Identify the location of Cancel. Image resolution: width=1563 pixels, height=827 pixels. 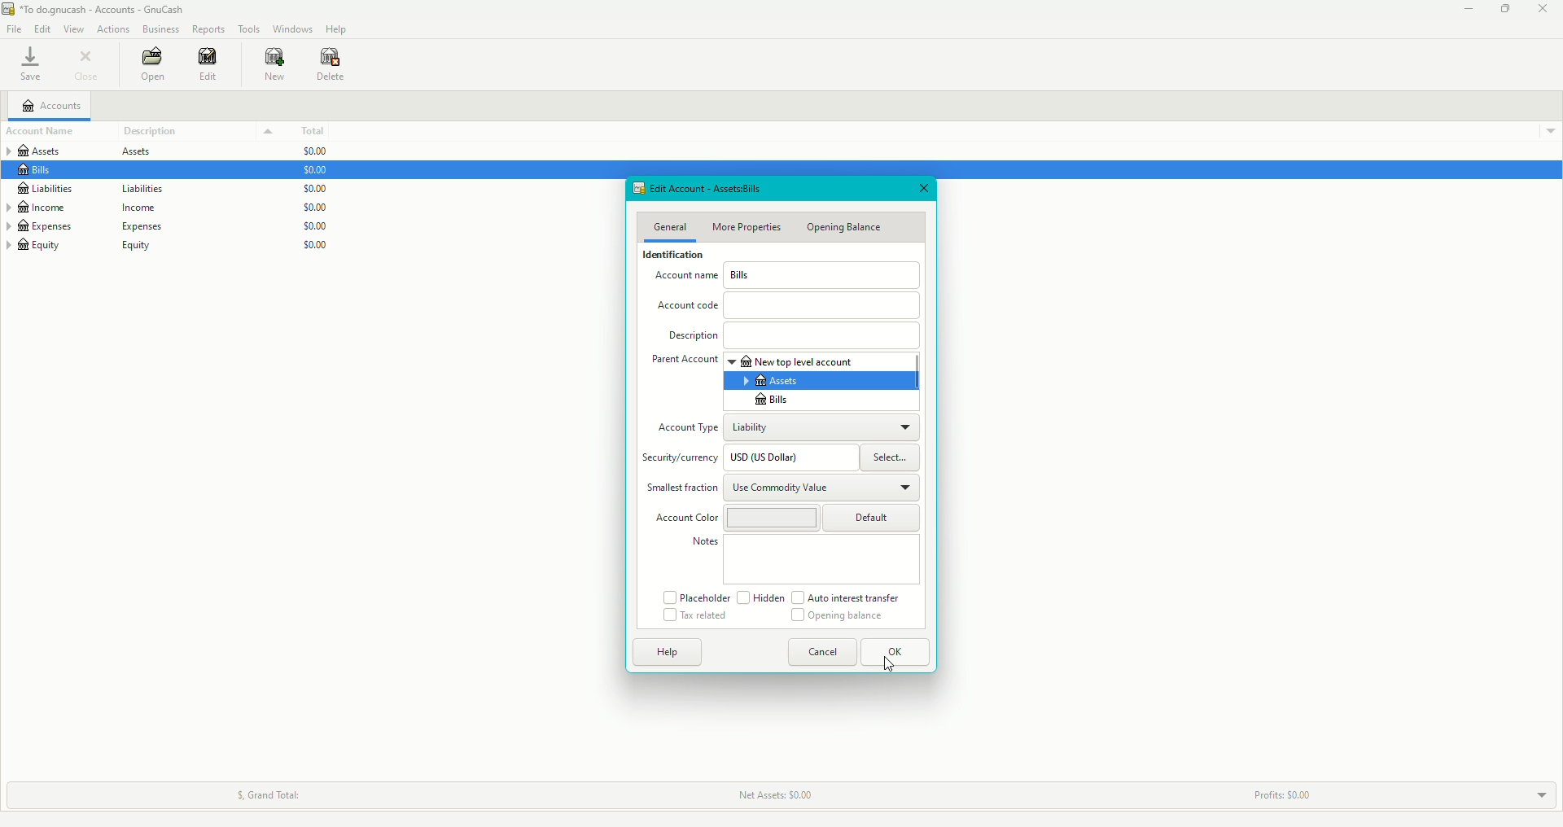
(818, 652).